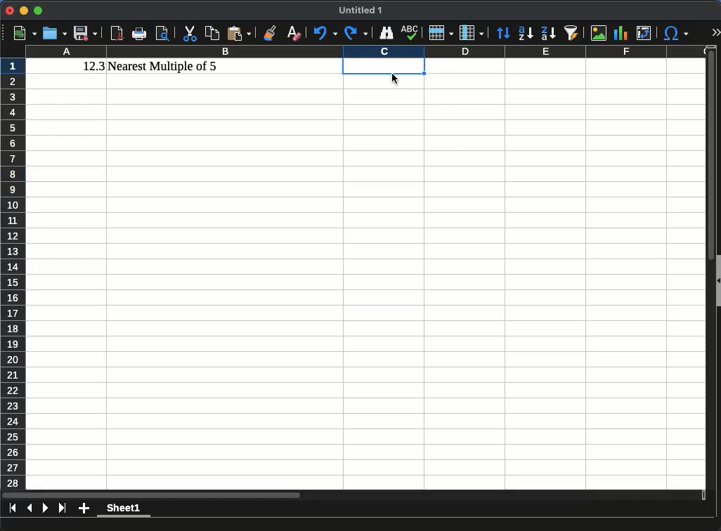 This screenshot has width=721, height=531. Describe the element at coordinates (356, 34) in the screenshot. I see `redo` at that location.